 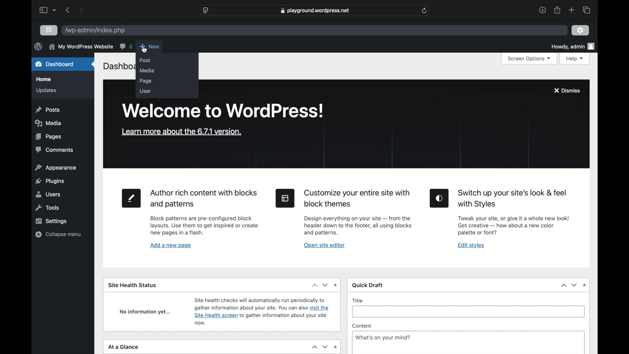 I want to click on grid view, so click(x=49, y=30).